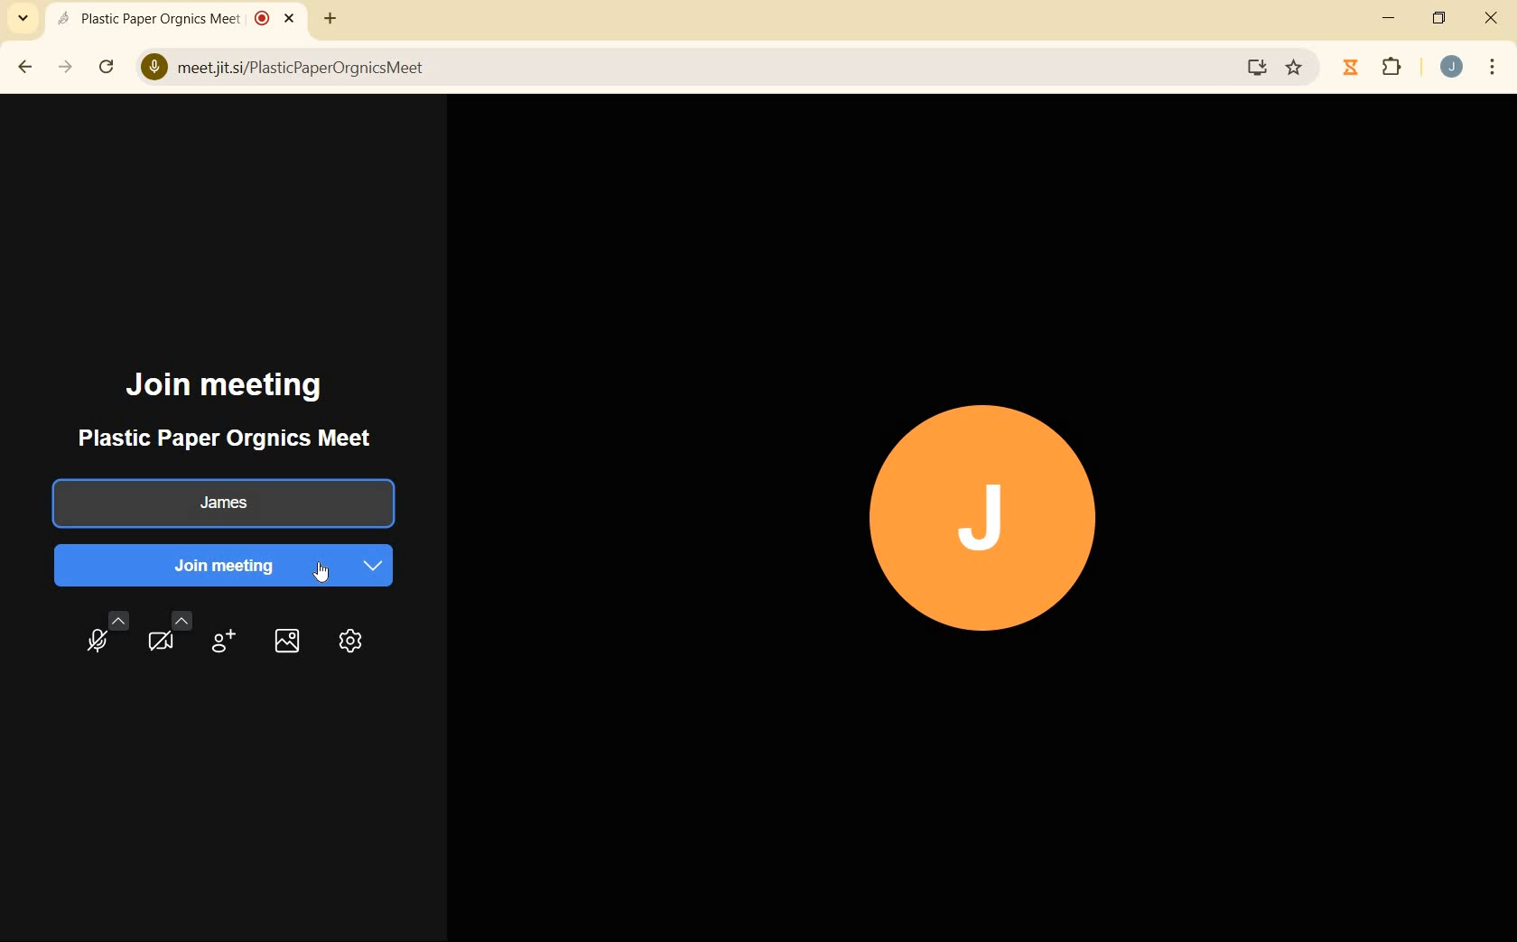 This screenshot has width=1517, height=942. Describe the element at coordinates (1493, 67) in the screenshot. I see `customize google chrome` at that location.